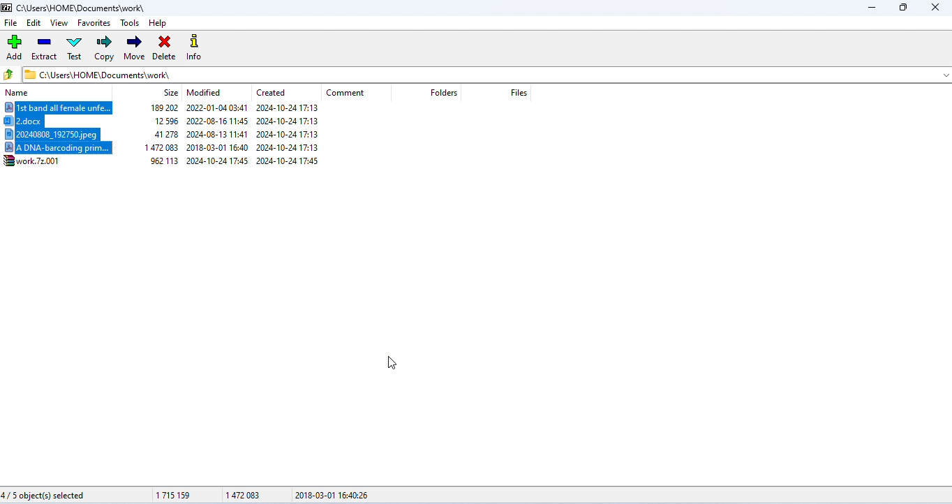 The height and width of the screenshot is (504, 952). What do you see at coordinates (18, 94) in the screenshot?
I see `name` at bounding box center [18, 94].